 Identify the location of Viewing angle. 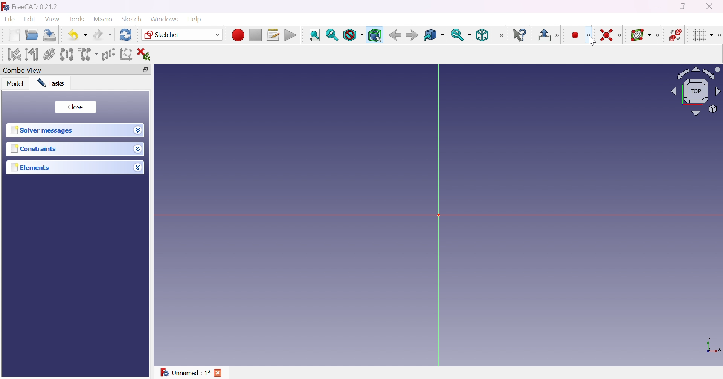
(695, 90).